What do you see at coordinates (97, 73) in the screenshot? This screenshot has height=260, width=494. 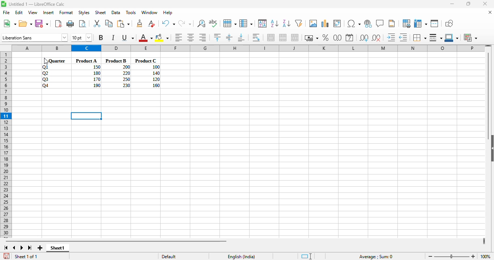 I see `180` at bounding box center [97, 73].